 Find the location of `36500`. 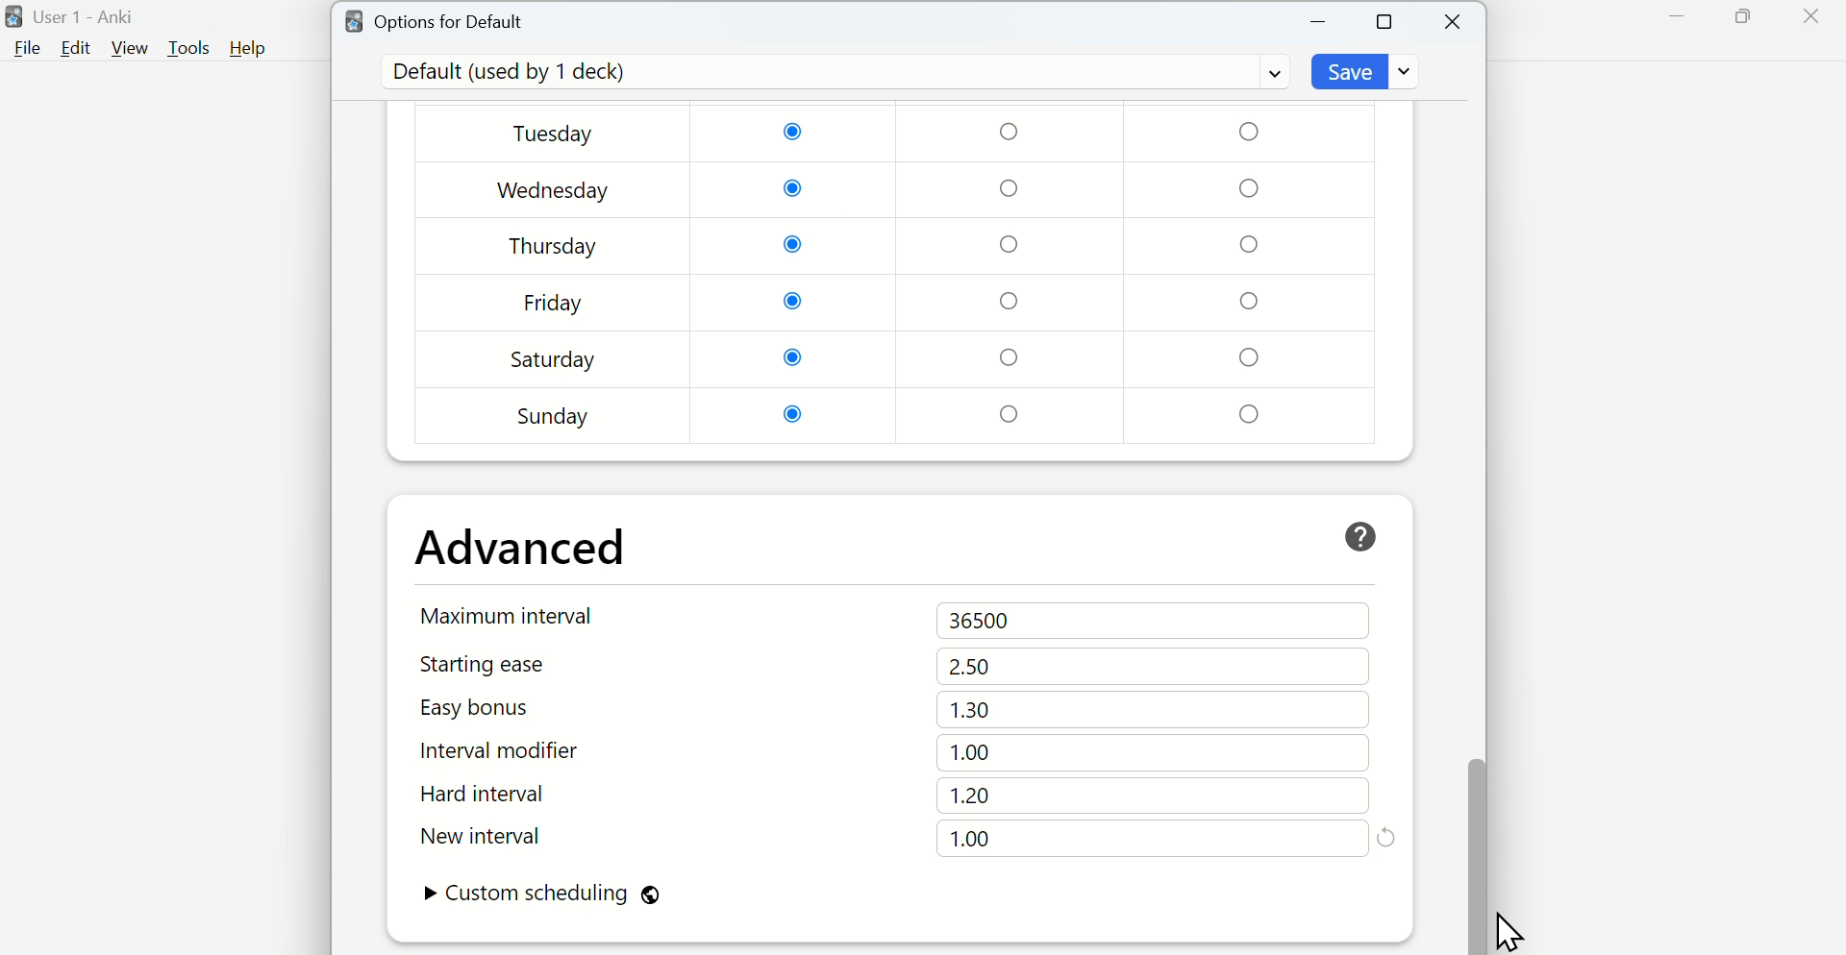

36500 is located at coordinates (985, 622).